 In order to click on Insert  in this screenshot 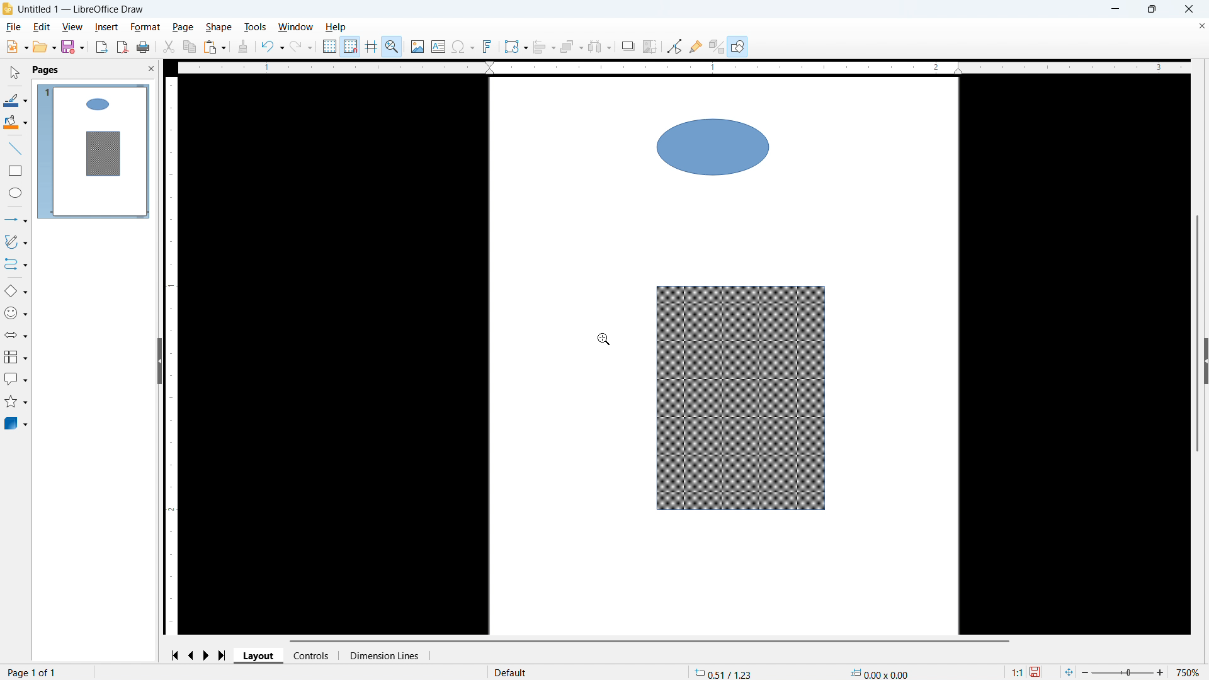, I will do `click(106, 28)`.